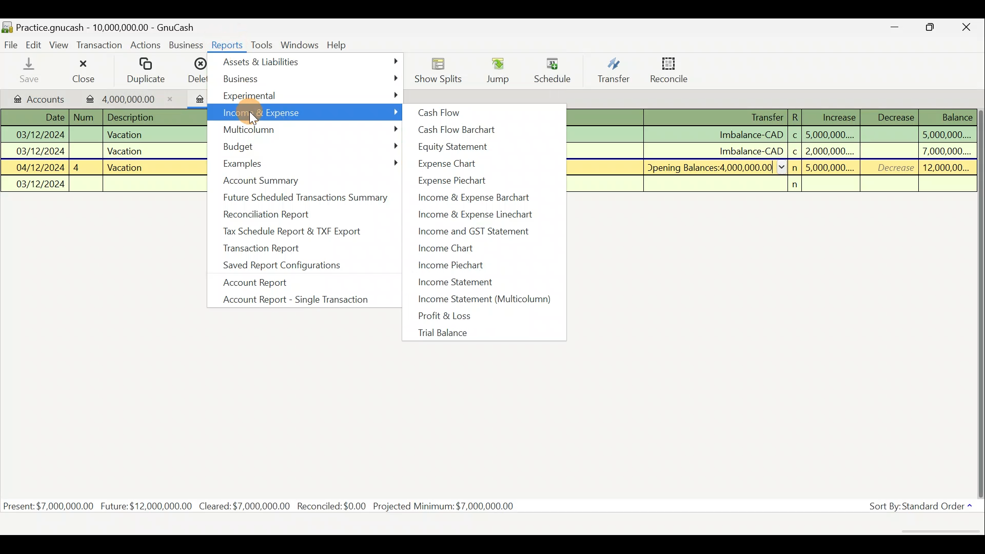 Image resolution: width=985 pixels, height=554 pixels. What do you see at coordinates (674, 71) in the screenshot?
I see `Reconcile` at bounding box center [674, 71].